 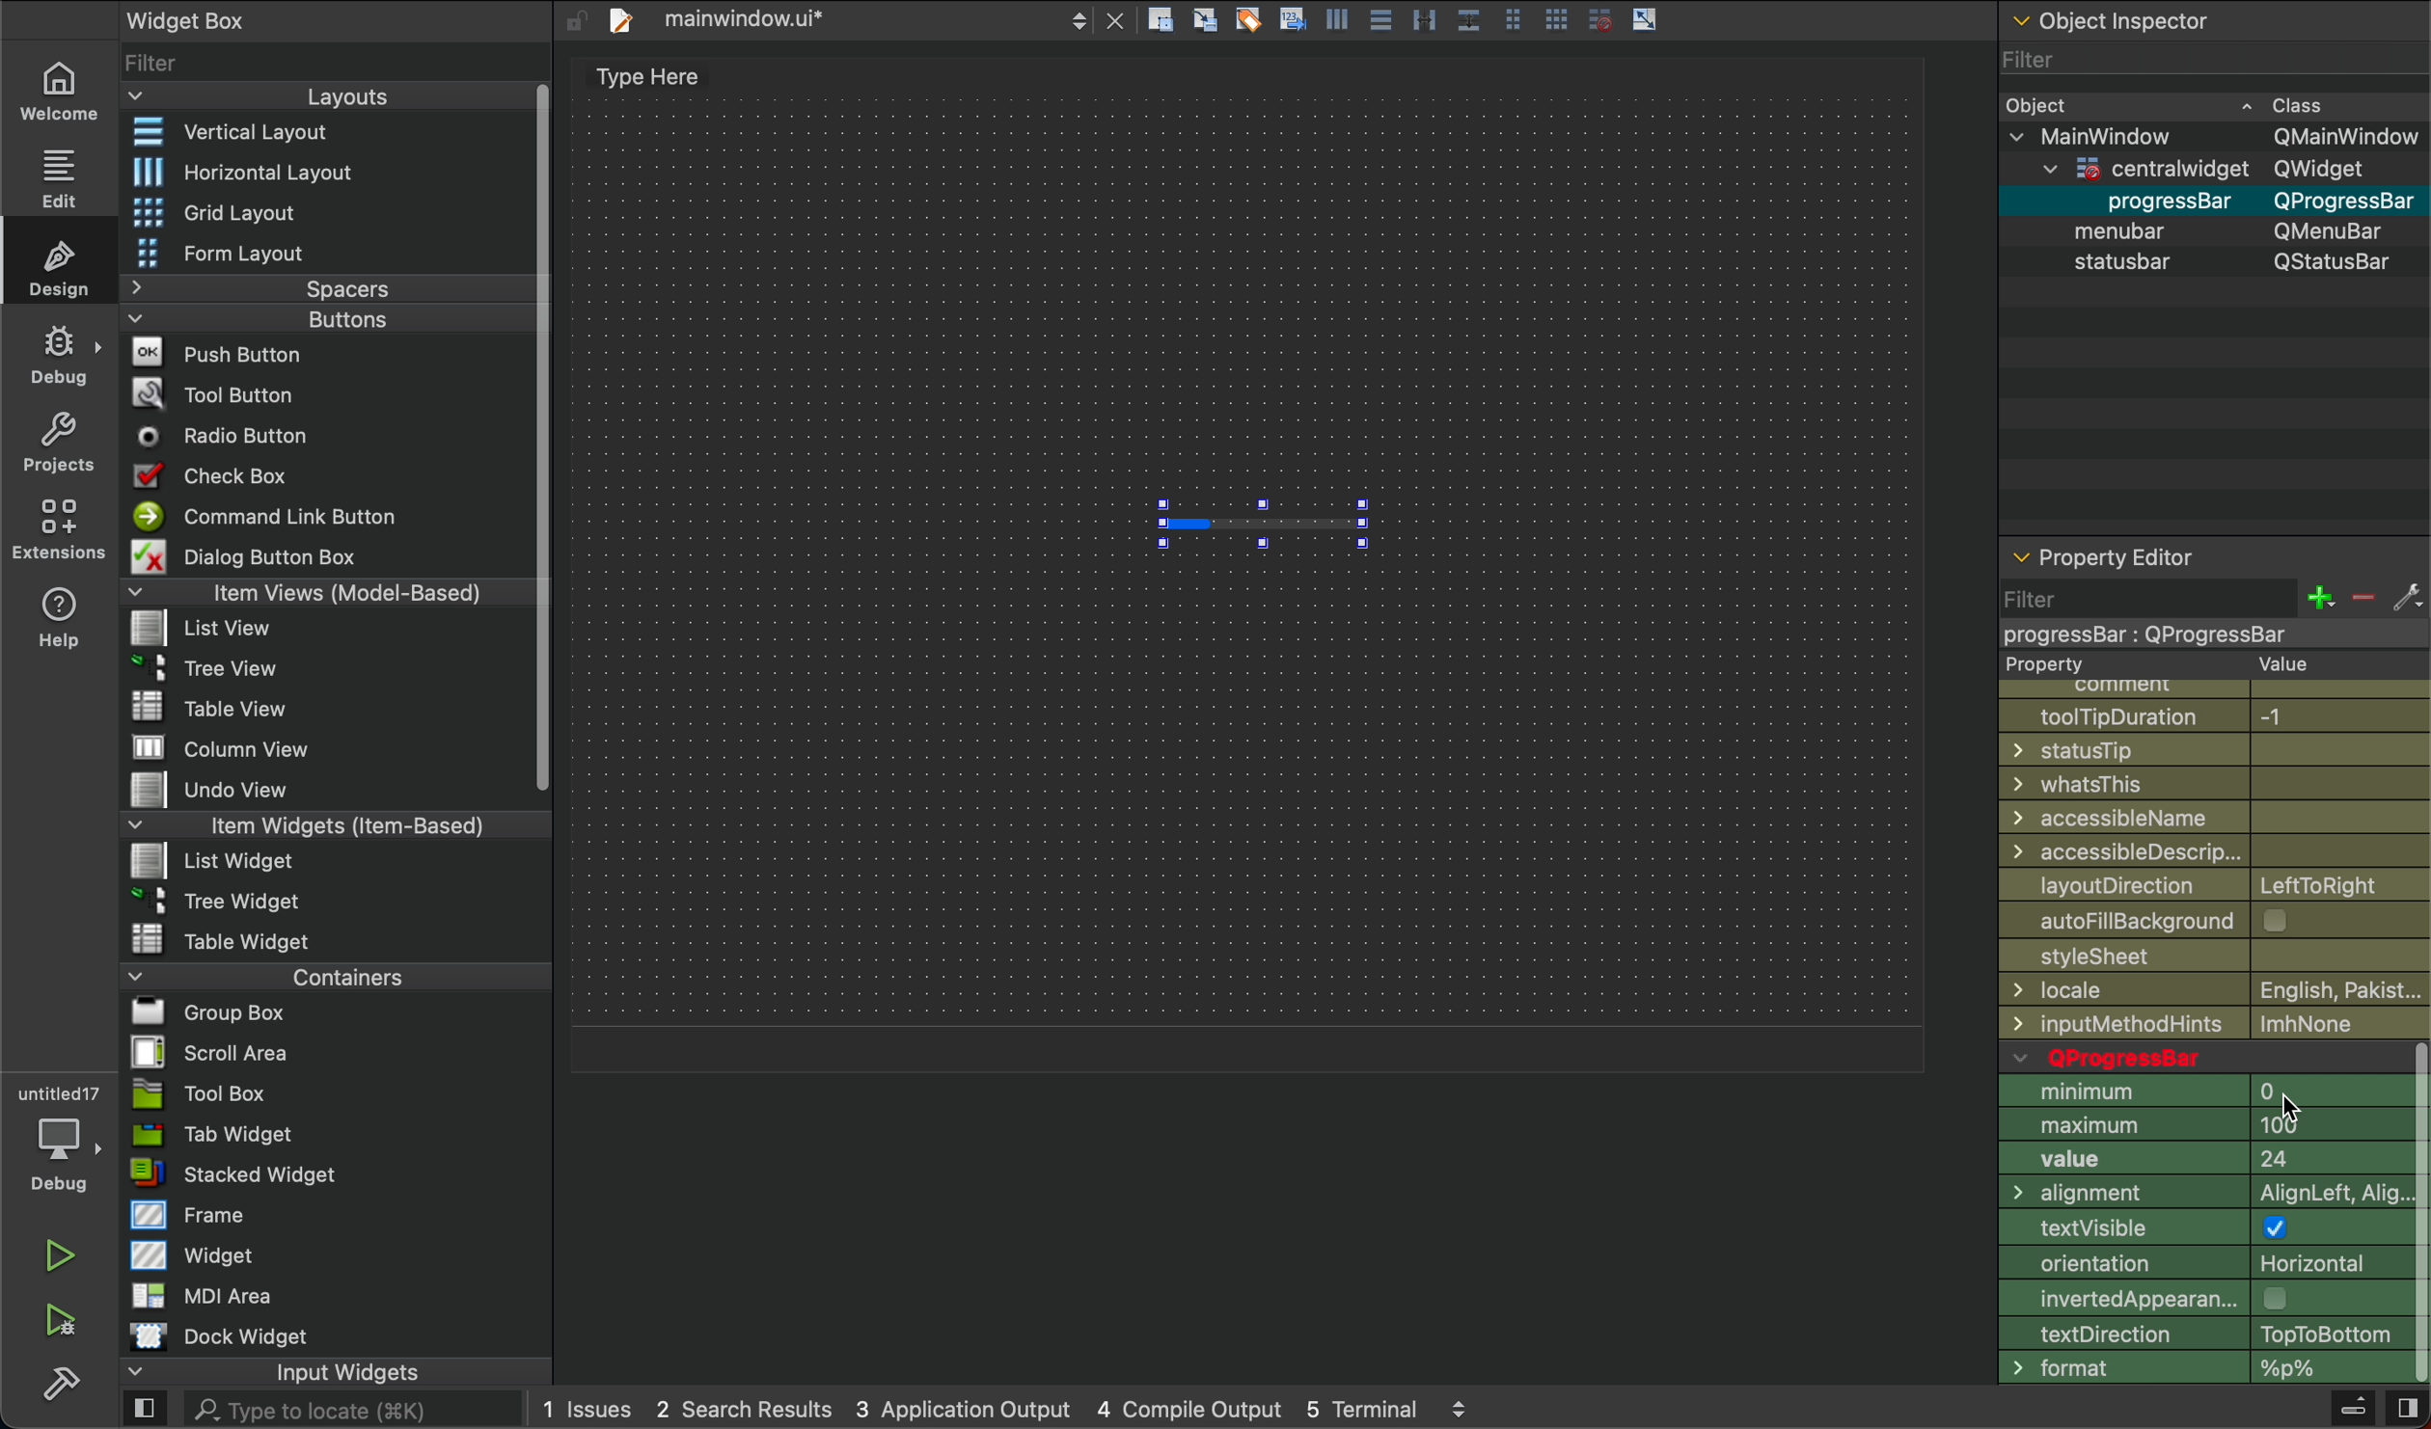 I want to click on object inspector, so click(x=2211, y=20).